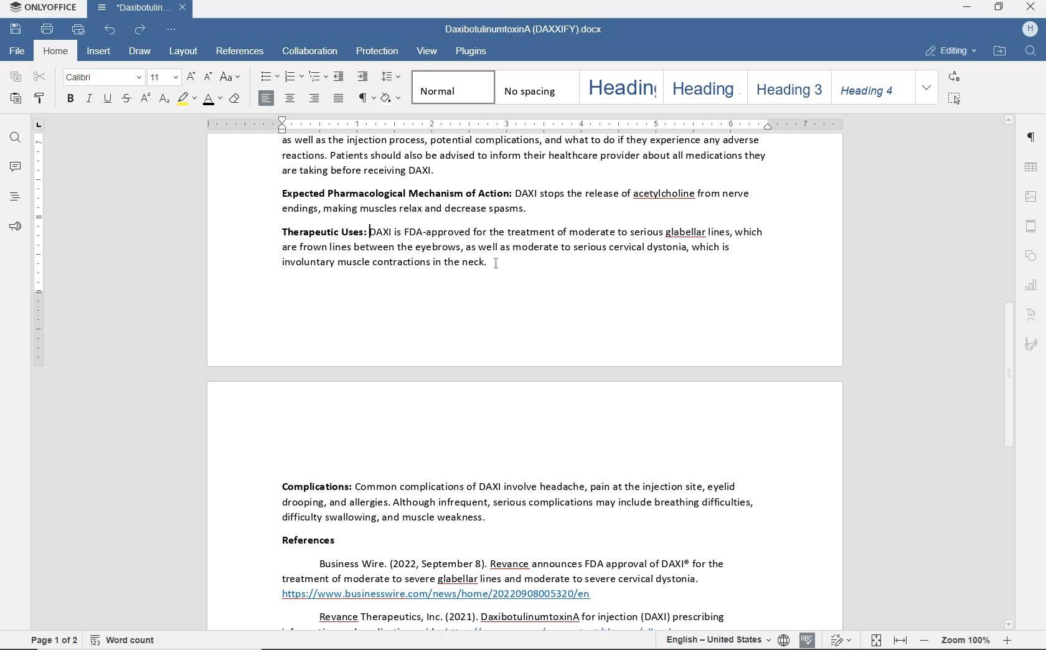  Describe the element at coordinates (619, 87) in the screenshot. I see `heading 1` at that location.